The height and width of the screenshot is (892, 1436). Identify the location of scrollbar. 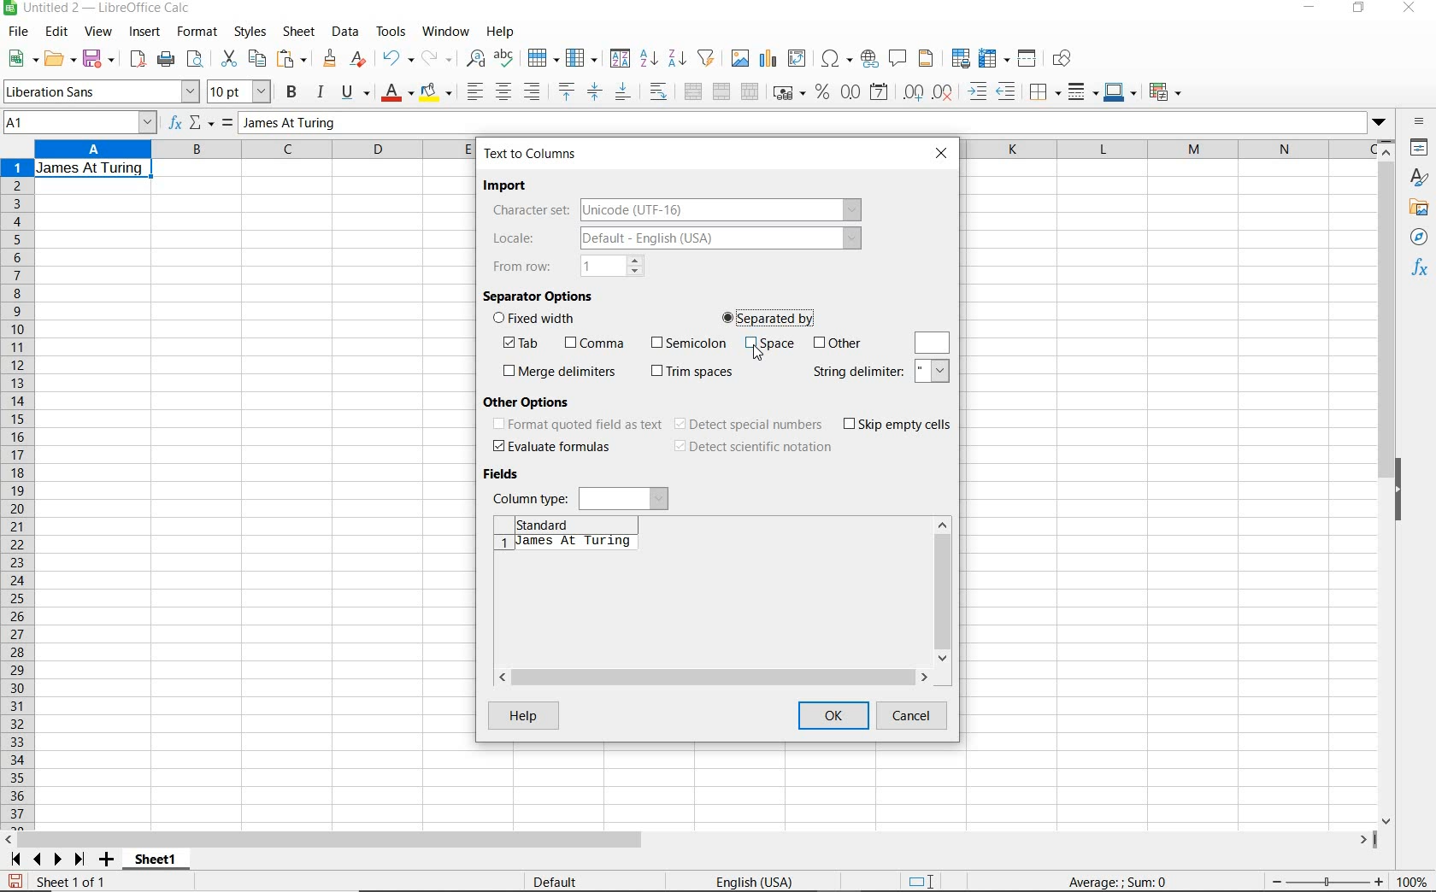
(1388, 482).